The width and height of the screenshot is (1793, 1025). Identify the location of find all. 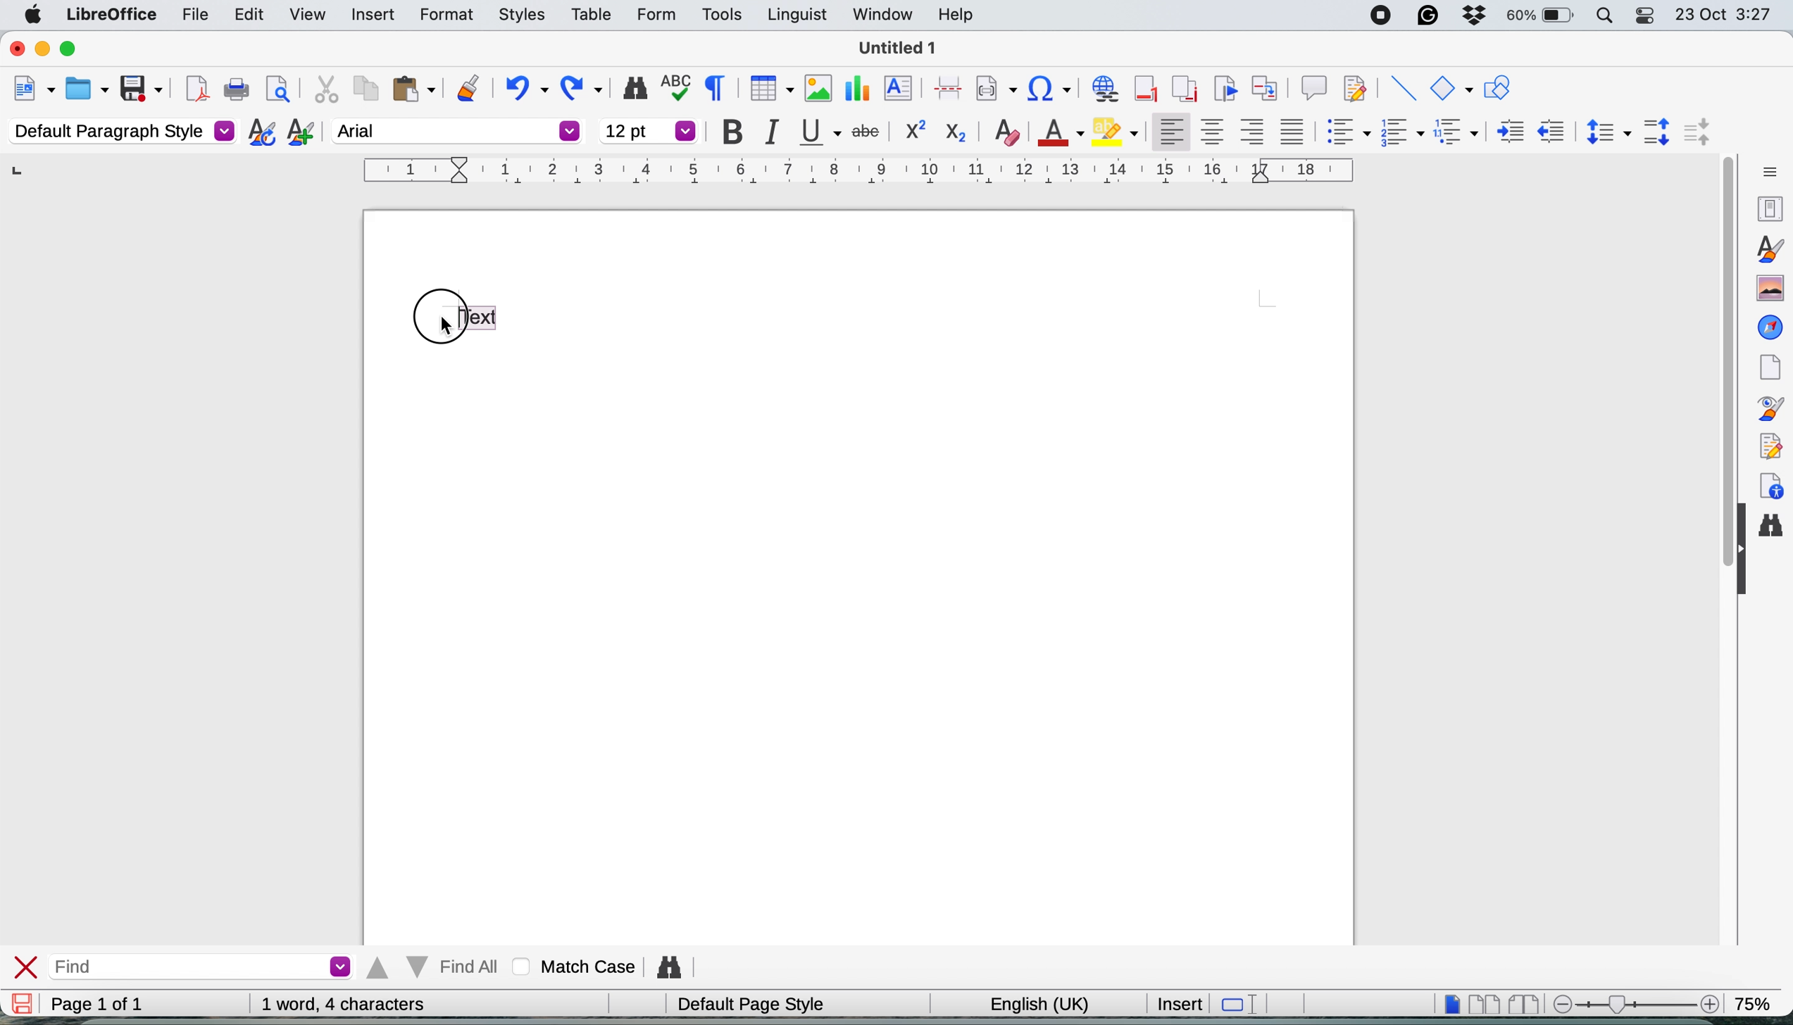
(431, 967).